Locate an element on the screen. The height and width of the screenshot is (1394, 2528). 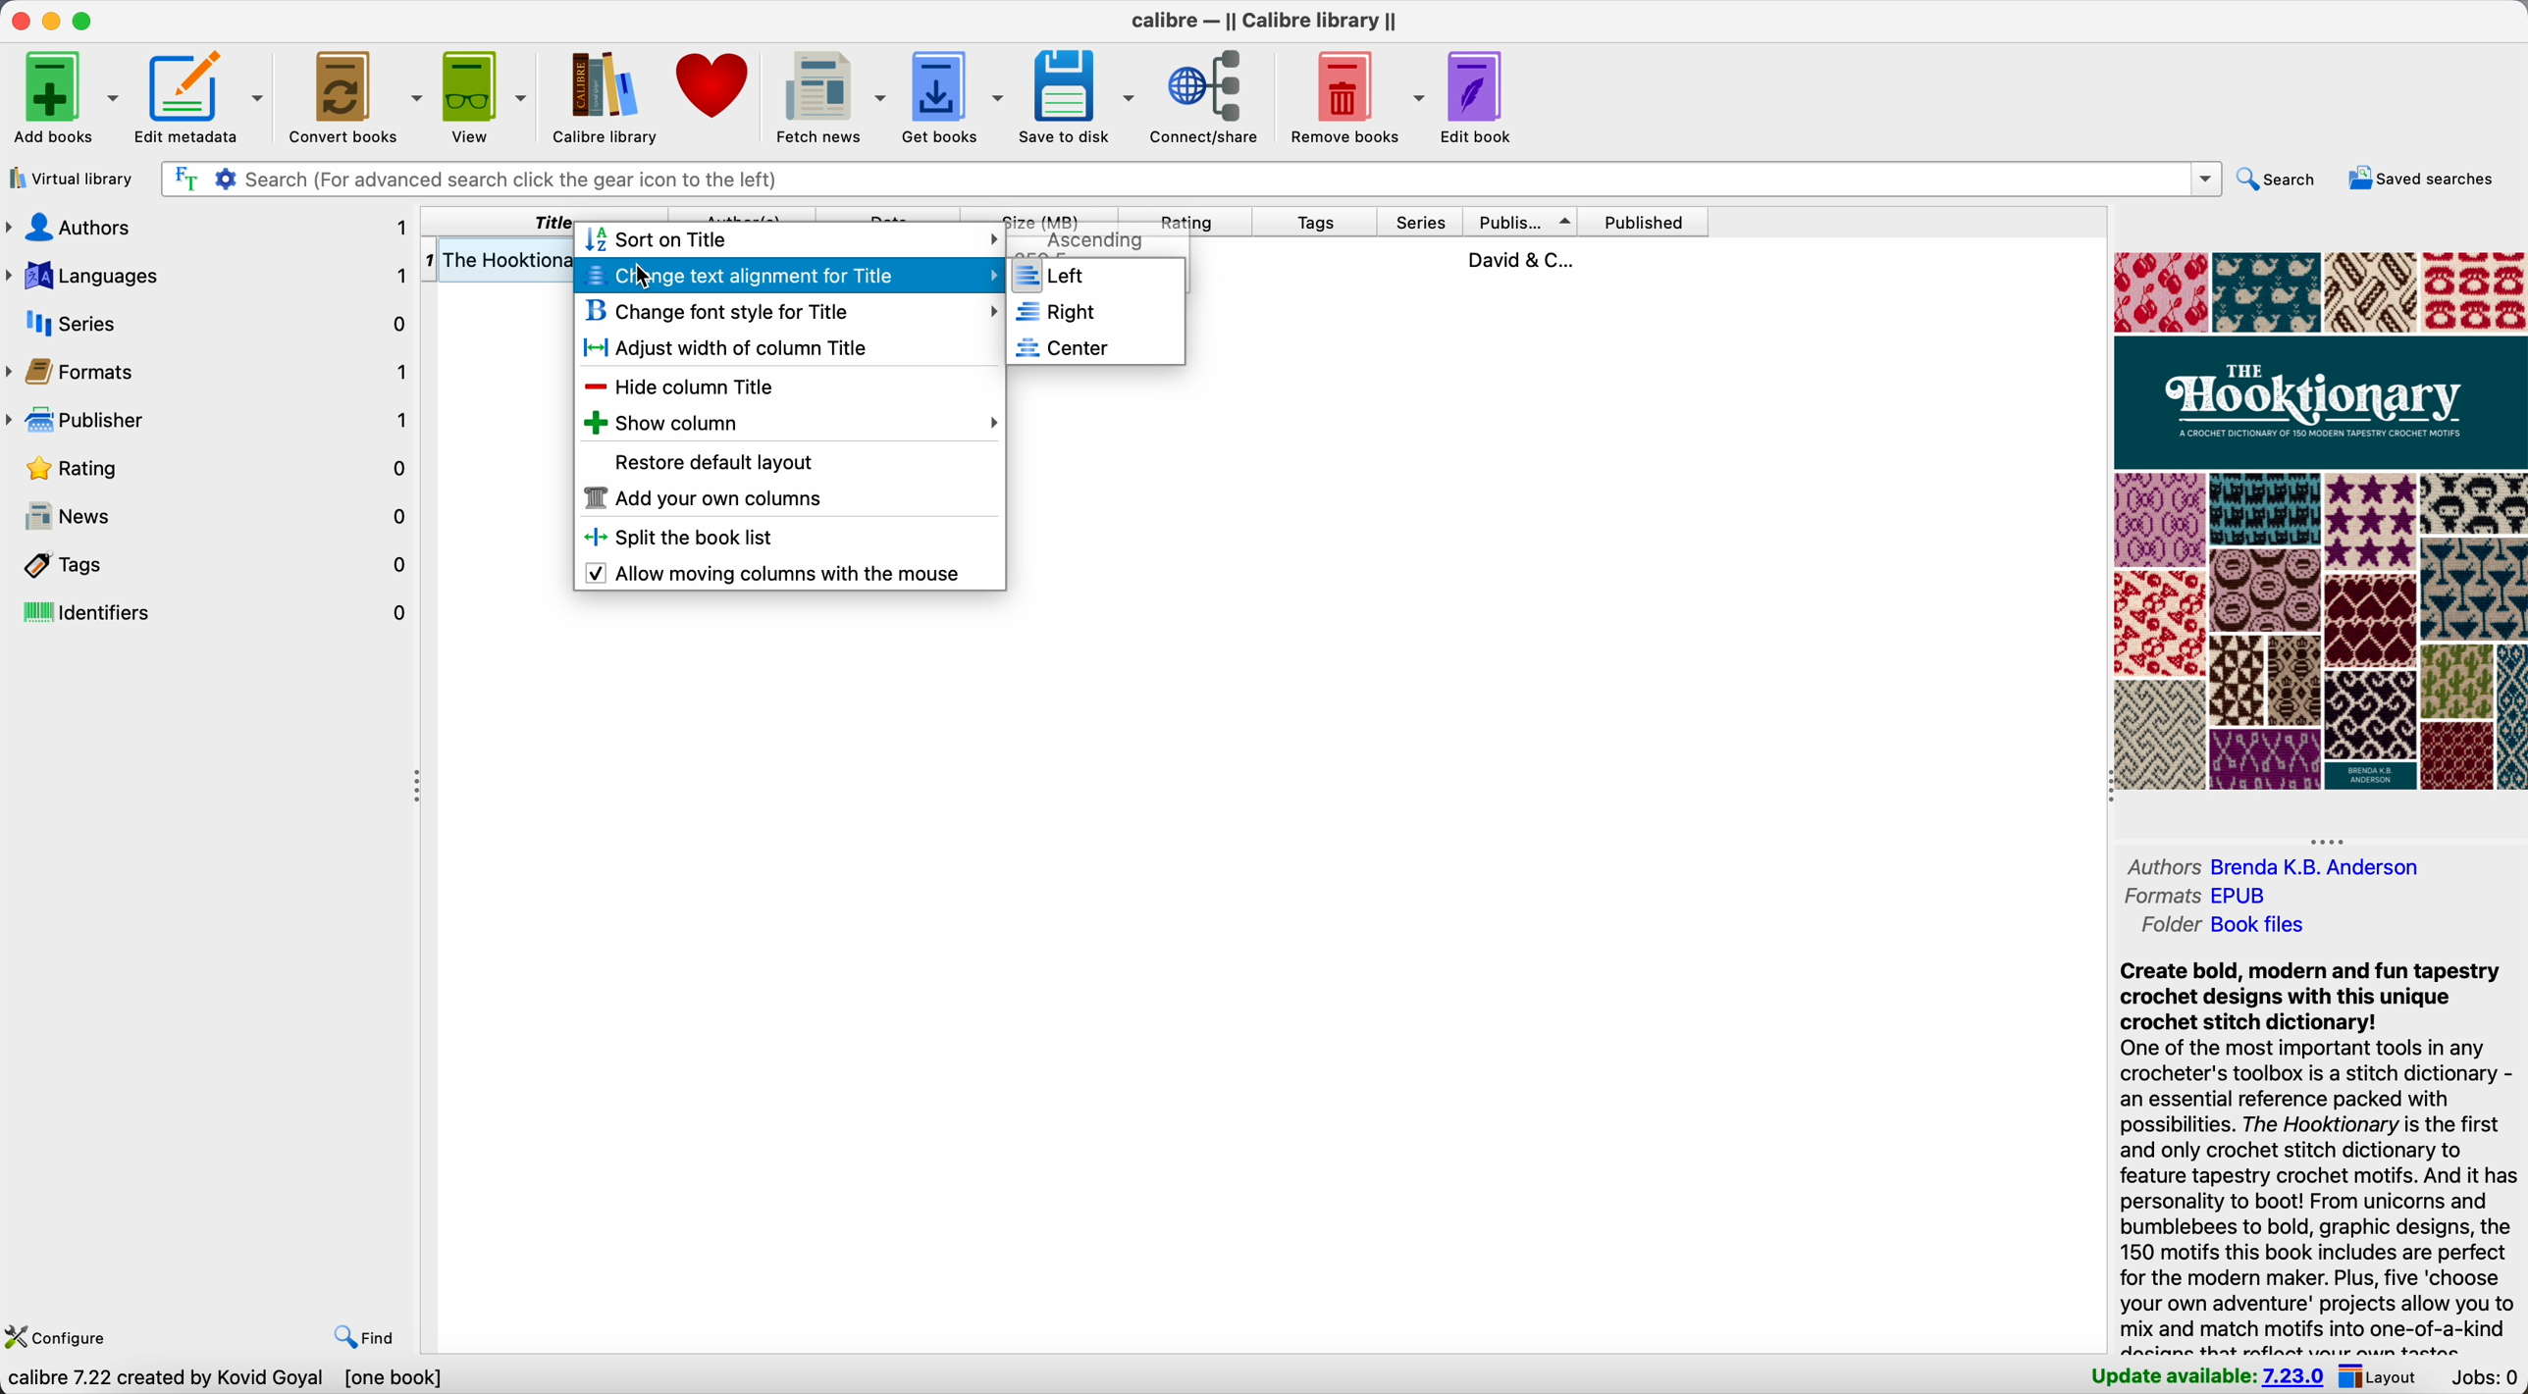
donate is located at coordinates (712, 89).